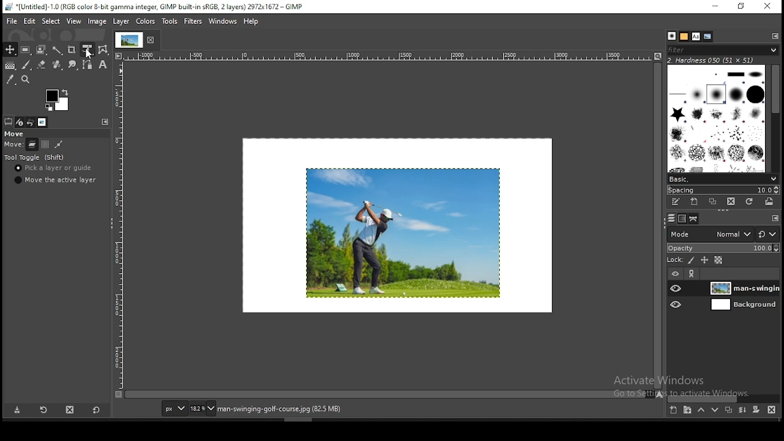 Image resolution: width=784 pixels, height=441 pixels. What do you see at coordinates (772, 409) in the screenshot?
I see `delete layer` at bounding box center [772, 409].